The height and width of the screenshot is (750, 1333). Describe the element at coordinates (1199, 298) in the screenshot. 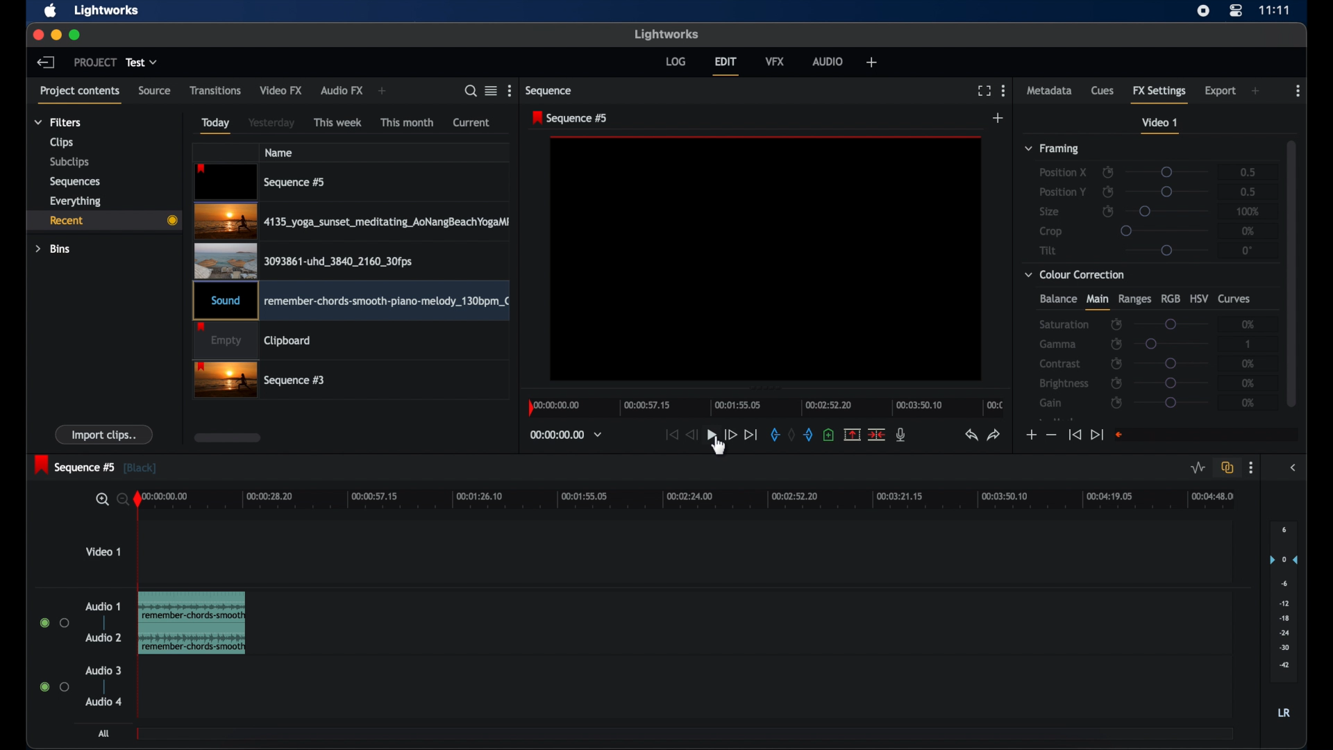

I see `hsv` at that location.